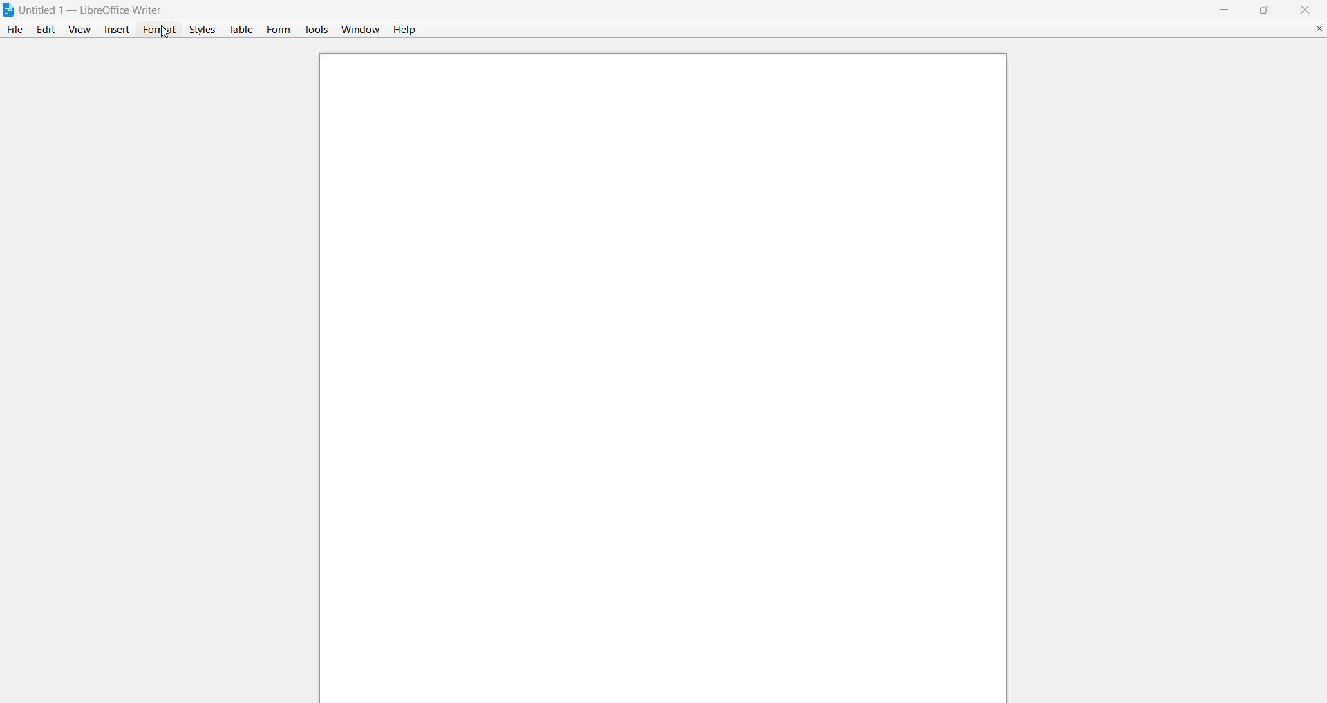 This screenshot has height=703, width=1327. Describe the element at coordinates (46, 30) in the screenshot. I see `edit` at that location.